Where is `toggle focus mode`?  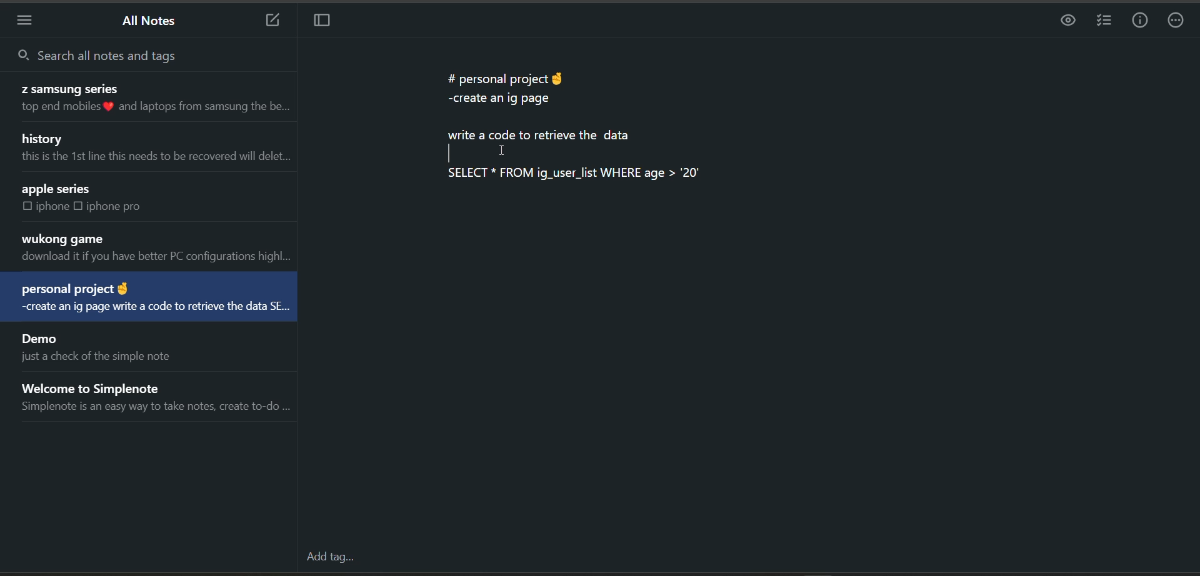
toggle focus mode is located at coordinates (325, 23).